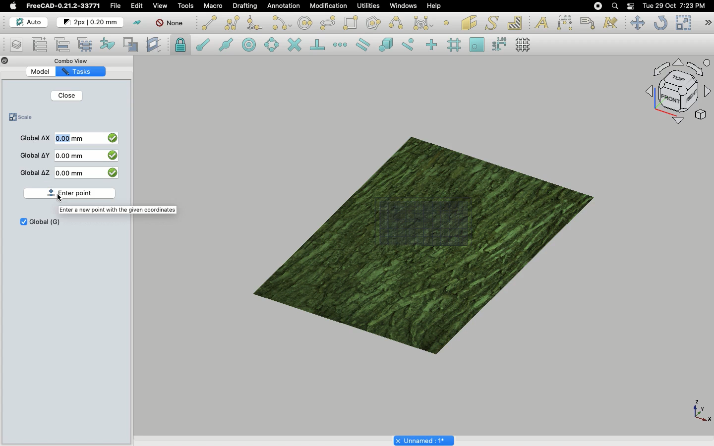  Describe the element at coordinates (201, 43) in the screenshot. I see `Snap endpoint` at that location.